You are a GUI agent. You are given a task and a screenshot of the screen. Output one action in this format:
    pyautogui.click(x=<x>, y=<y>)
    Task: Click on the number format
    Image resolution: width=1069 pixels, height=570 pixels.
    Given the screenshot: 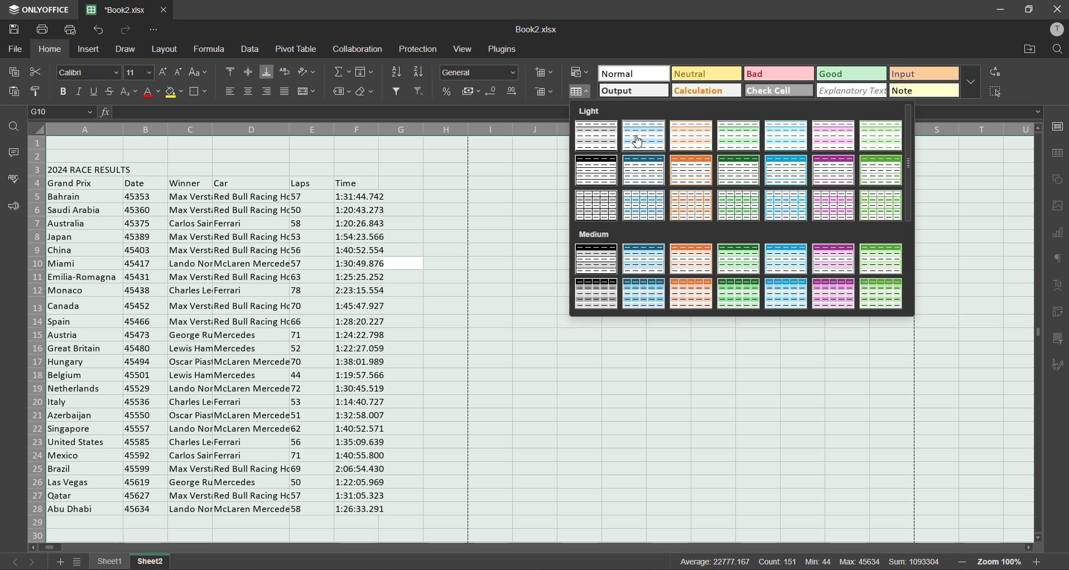 What is the action you would take?
    pyautogui.click(x=479, y=73)
    